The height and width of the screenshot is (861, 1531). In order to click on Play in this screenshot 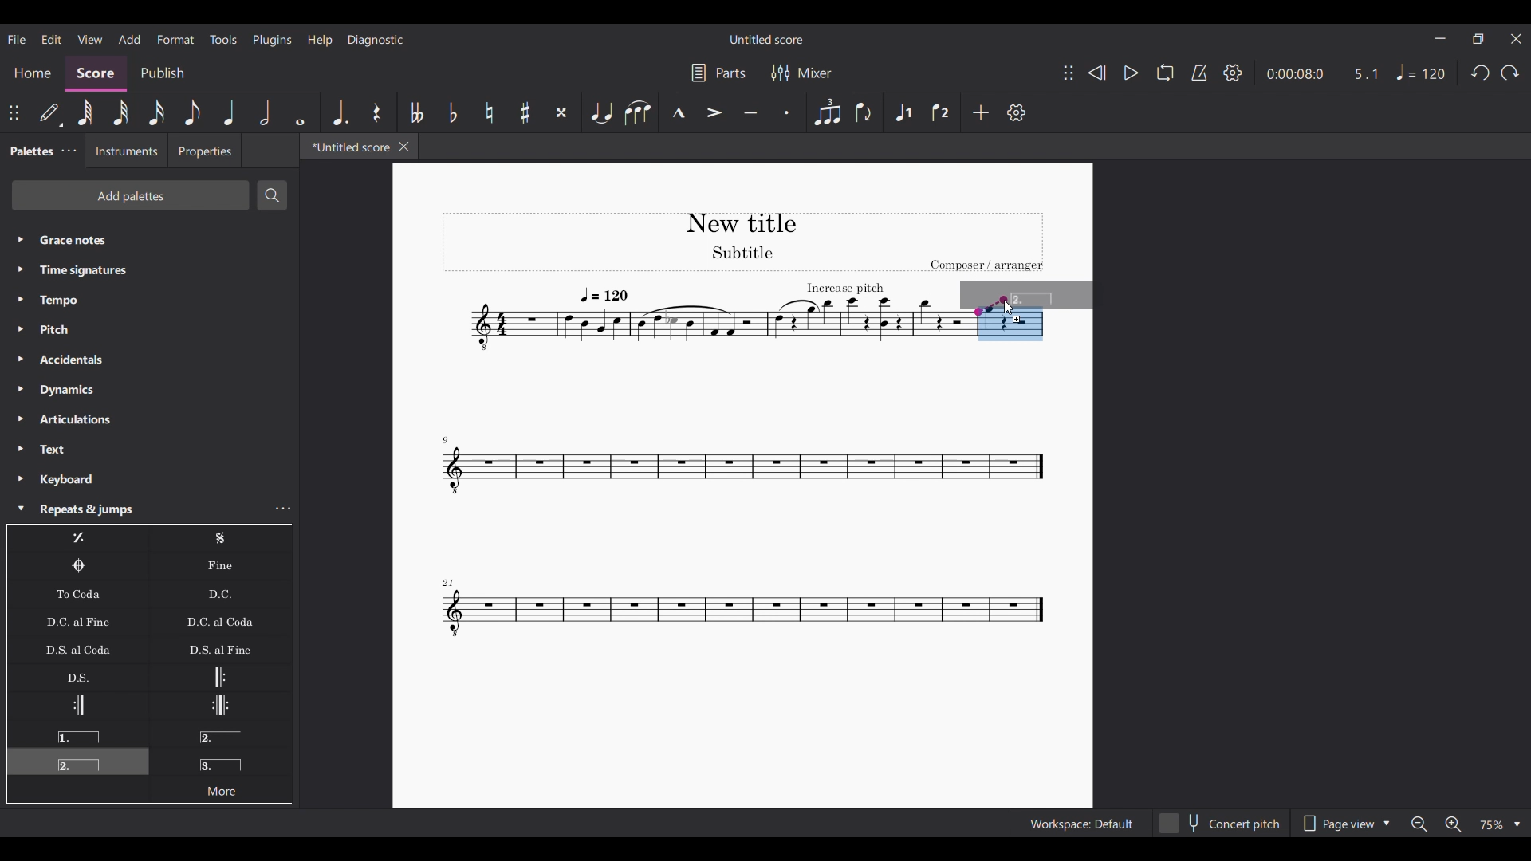, I will do `click(1131, 73)`.